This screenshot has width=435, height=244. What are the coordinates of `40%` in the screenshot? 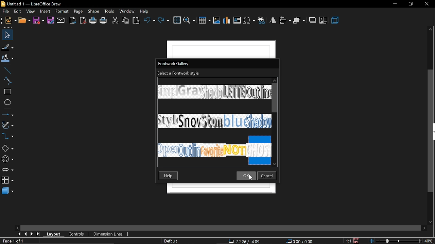 It's located at (429, 241).